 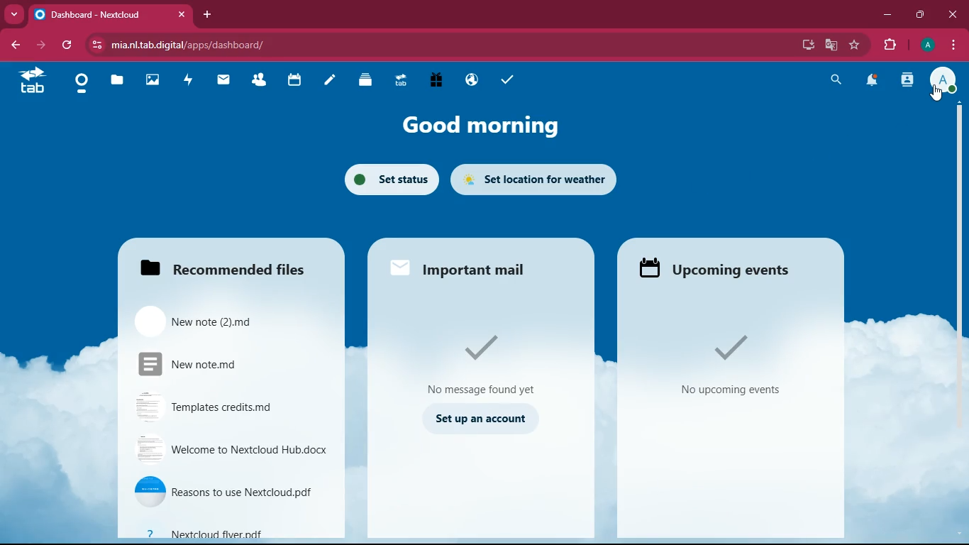 I want to click on close, so click(x=953, y=15).